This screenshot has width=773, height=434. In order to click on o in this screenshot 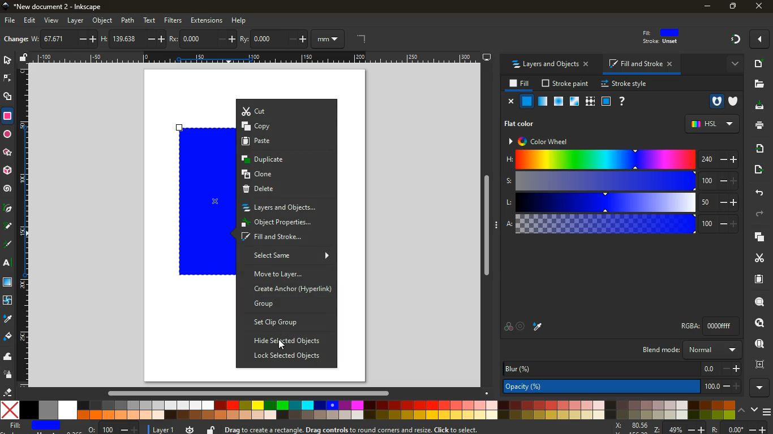, I will do `click(114, 428)`.